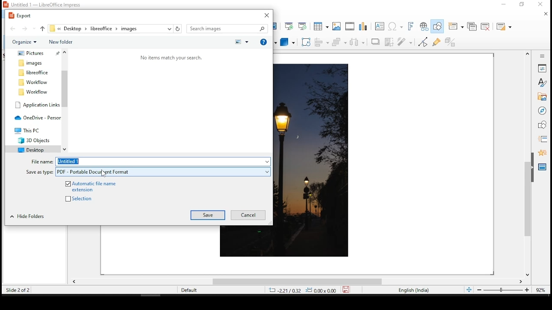 Image resolution: width=552 pixels, height=310 pixels. I want to click on scroll bar, so click(527, 164).